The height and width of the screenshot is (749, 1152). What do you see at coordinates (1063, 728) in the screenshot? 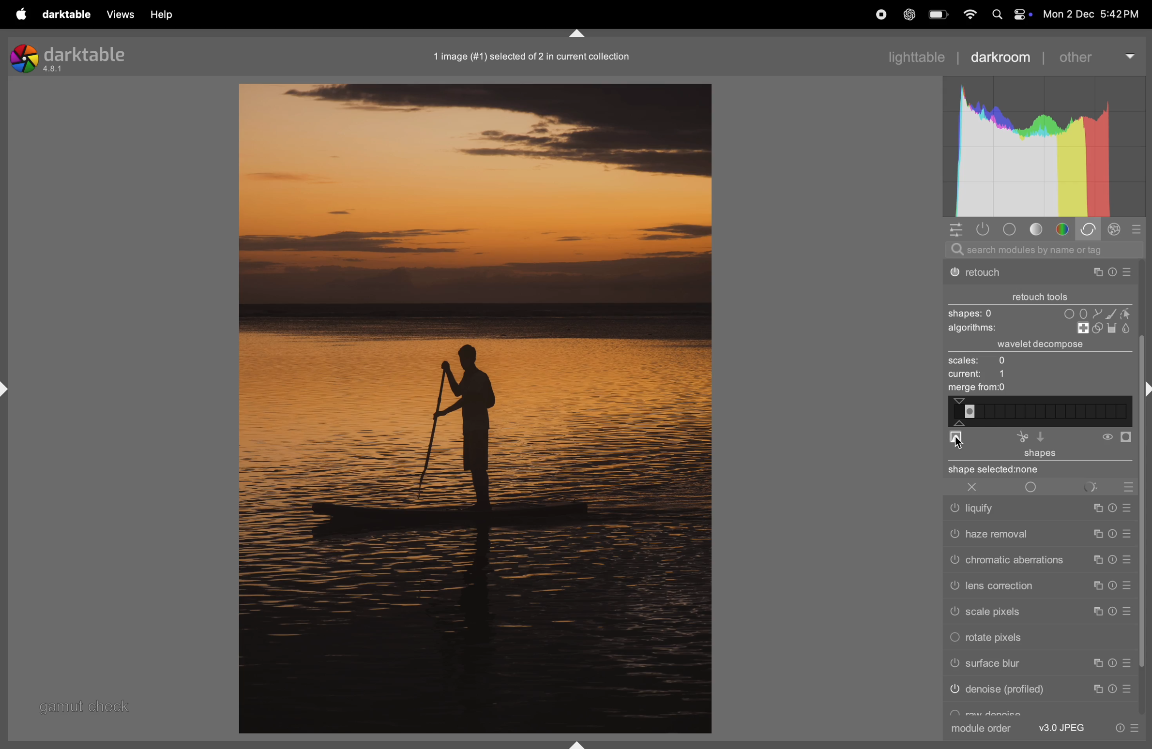
I see `v3 jpeg` at bounding box center [1063, 728].